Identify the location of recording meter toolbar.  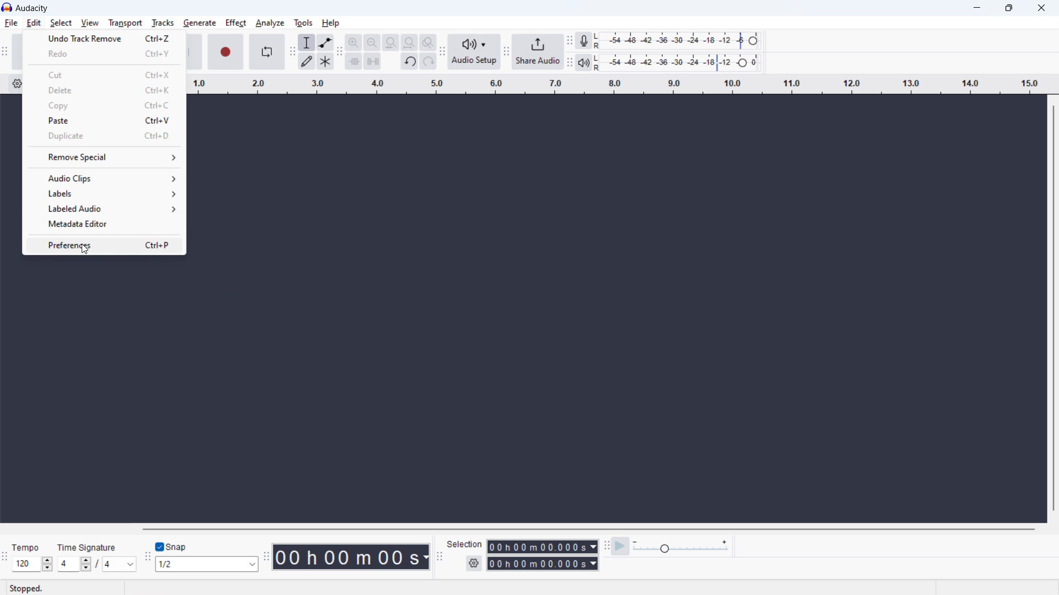
(569, 40).